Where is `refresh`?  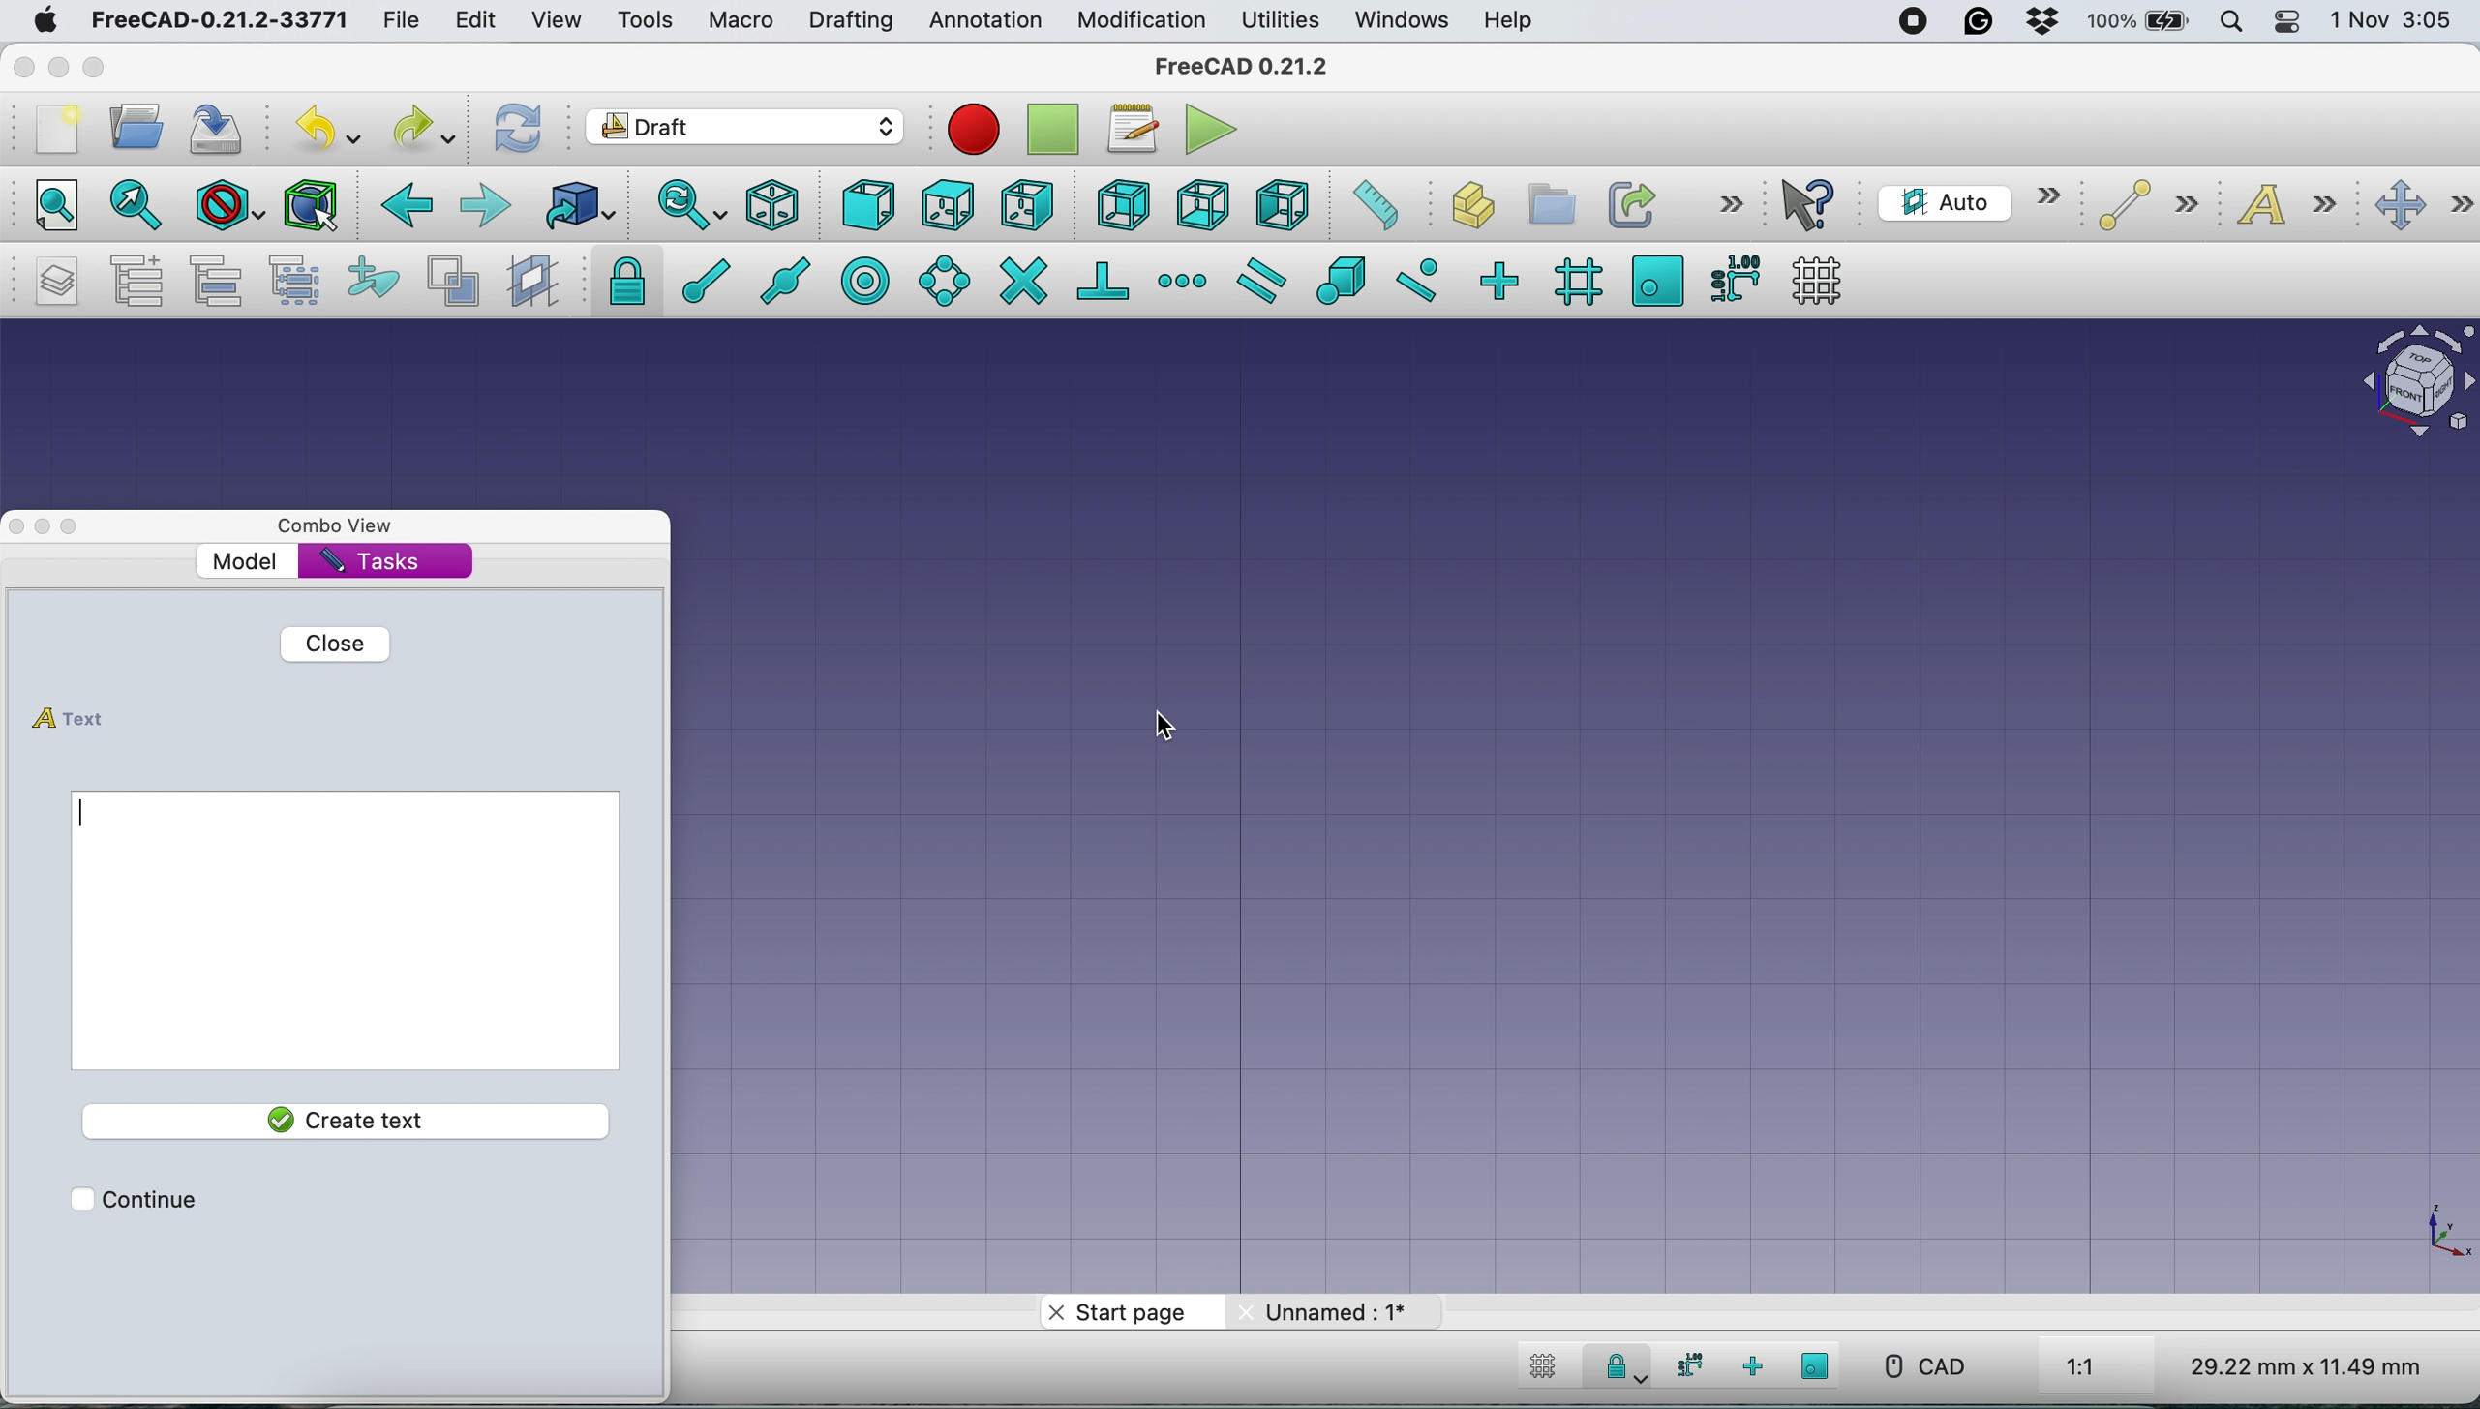
refresh is located at coordinates (515, 126).